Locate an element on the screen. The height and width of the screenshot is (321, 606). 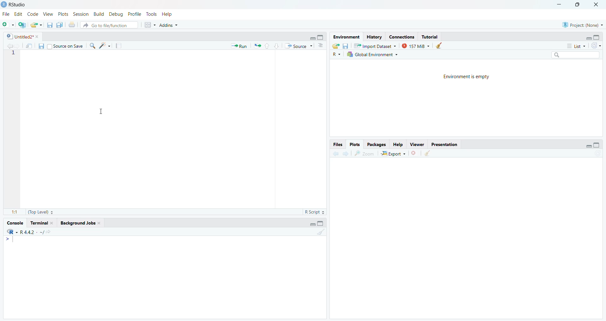
close is located at coordinates (596, 5).